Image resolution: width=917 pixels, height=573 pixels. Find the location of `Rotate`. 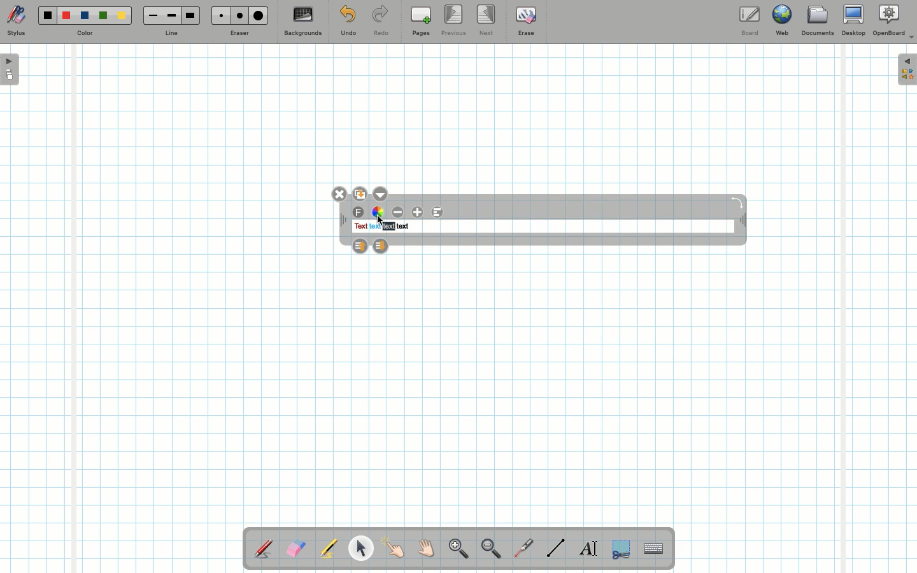

Rotate is located at coordinates (737, 202).